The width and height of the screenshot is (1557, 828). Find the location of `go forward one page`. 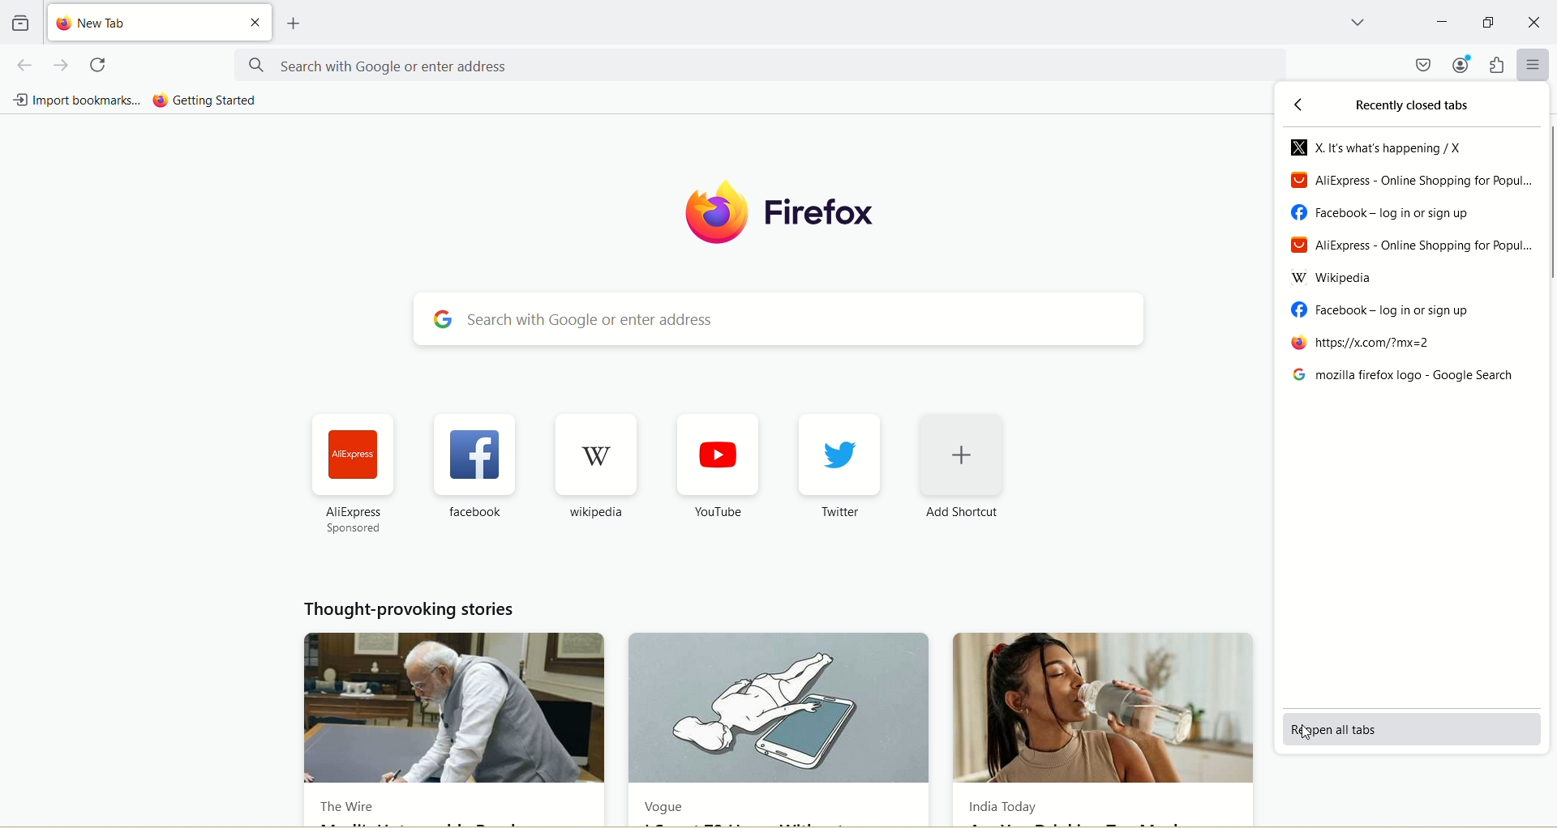

go forward one page is located at coordinates (60, 66).